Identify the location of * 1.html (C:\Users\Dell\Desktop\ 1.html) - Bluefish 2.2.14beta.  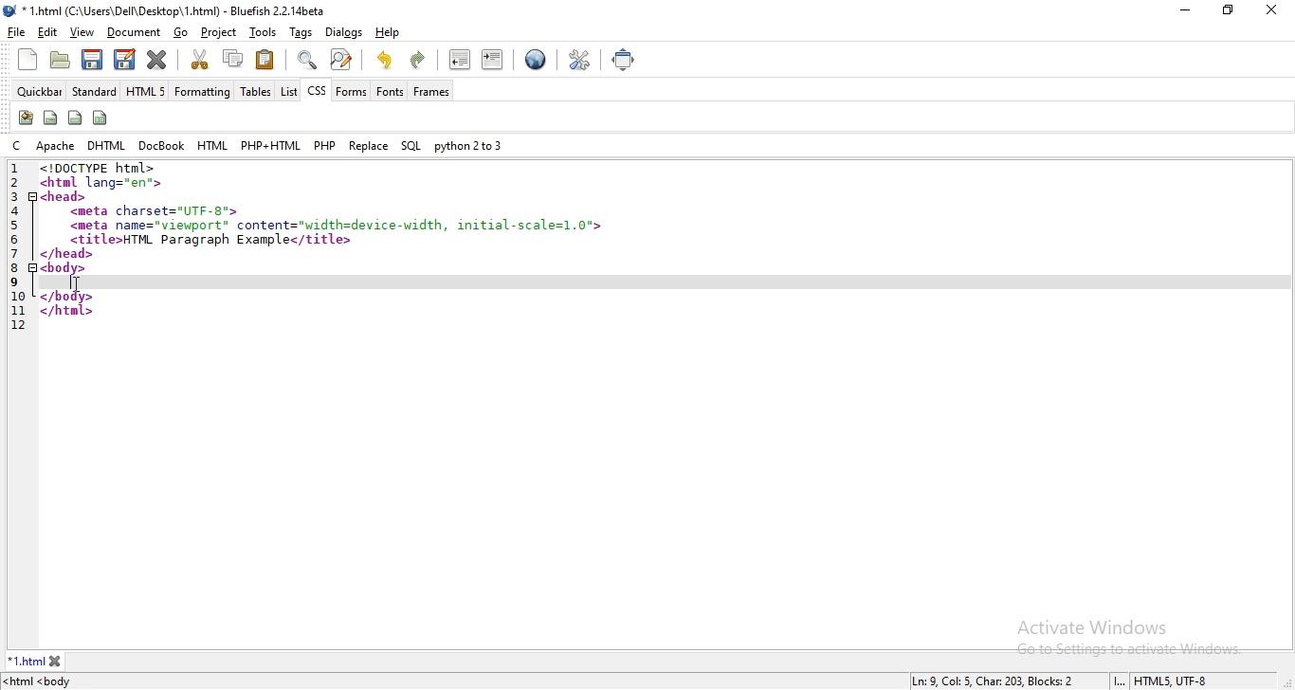
(176, 11).